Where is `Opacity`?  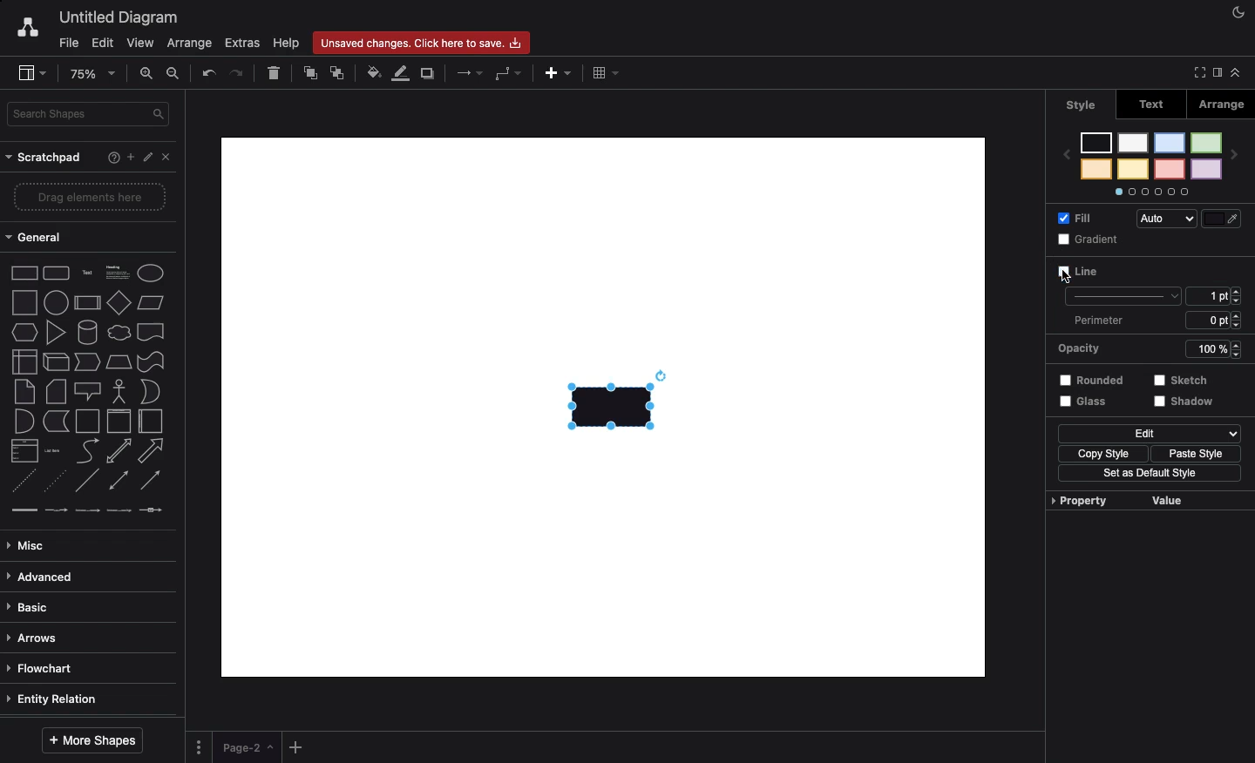 Opacity is located at coordinates (1077, 348).